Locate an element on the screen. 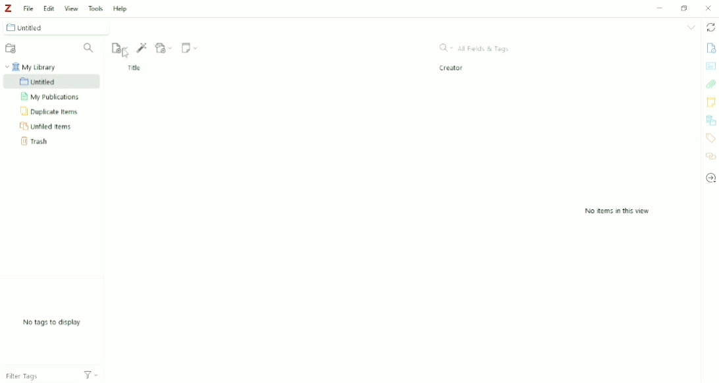 The width and height of the screenshot is (719, 383). All Fields & Tags is located at coordinates (475, 48).